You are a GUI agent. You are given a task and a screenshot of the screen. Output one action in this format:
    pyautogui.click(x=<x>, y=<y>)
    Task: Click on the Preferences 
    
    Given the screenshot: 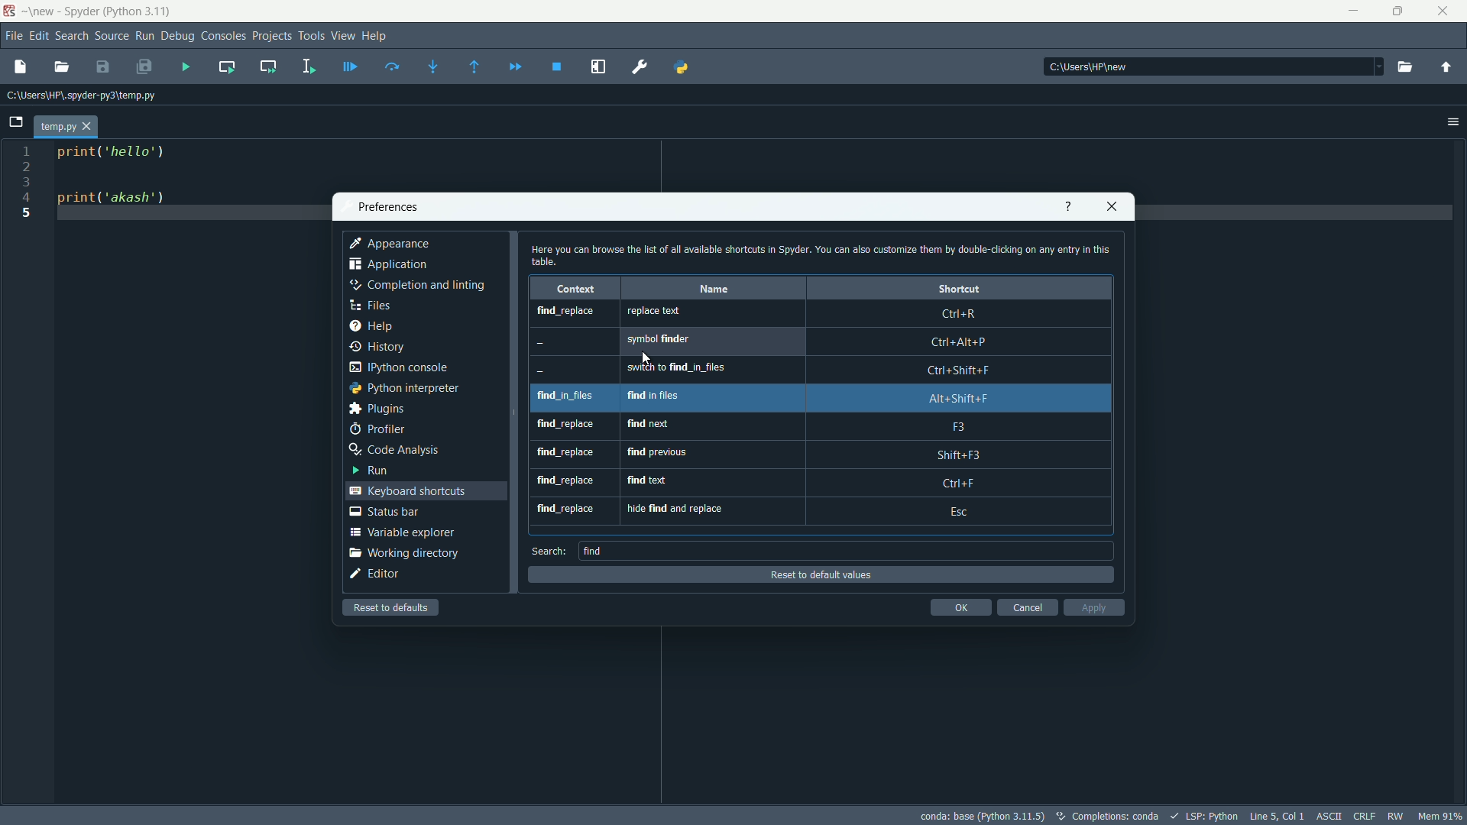 What is the action you would take?
    pyautogui.click(x=640, y=68)
    